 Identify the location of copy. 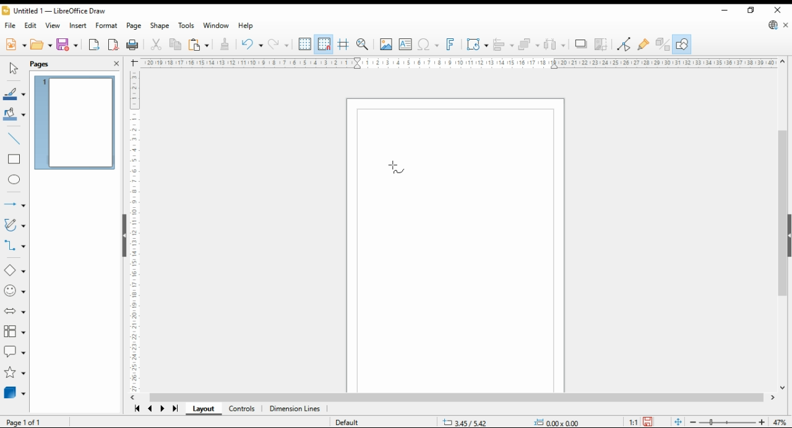
(174, 45).